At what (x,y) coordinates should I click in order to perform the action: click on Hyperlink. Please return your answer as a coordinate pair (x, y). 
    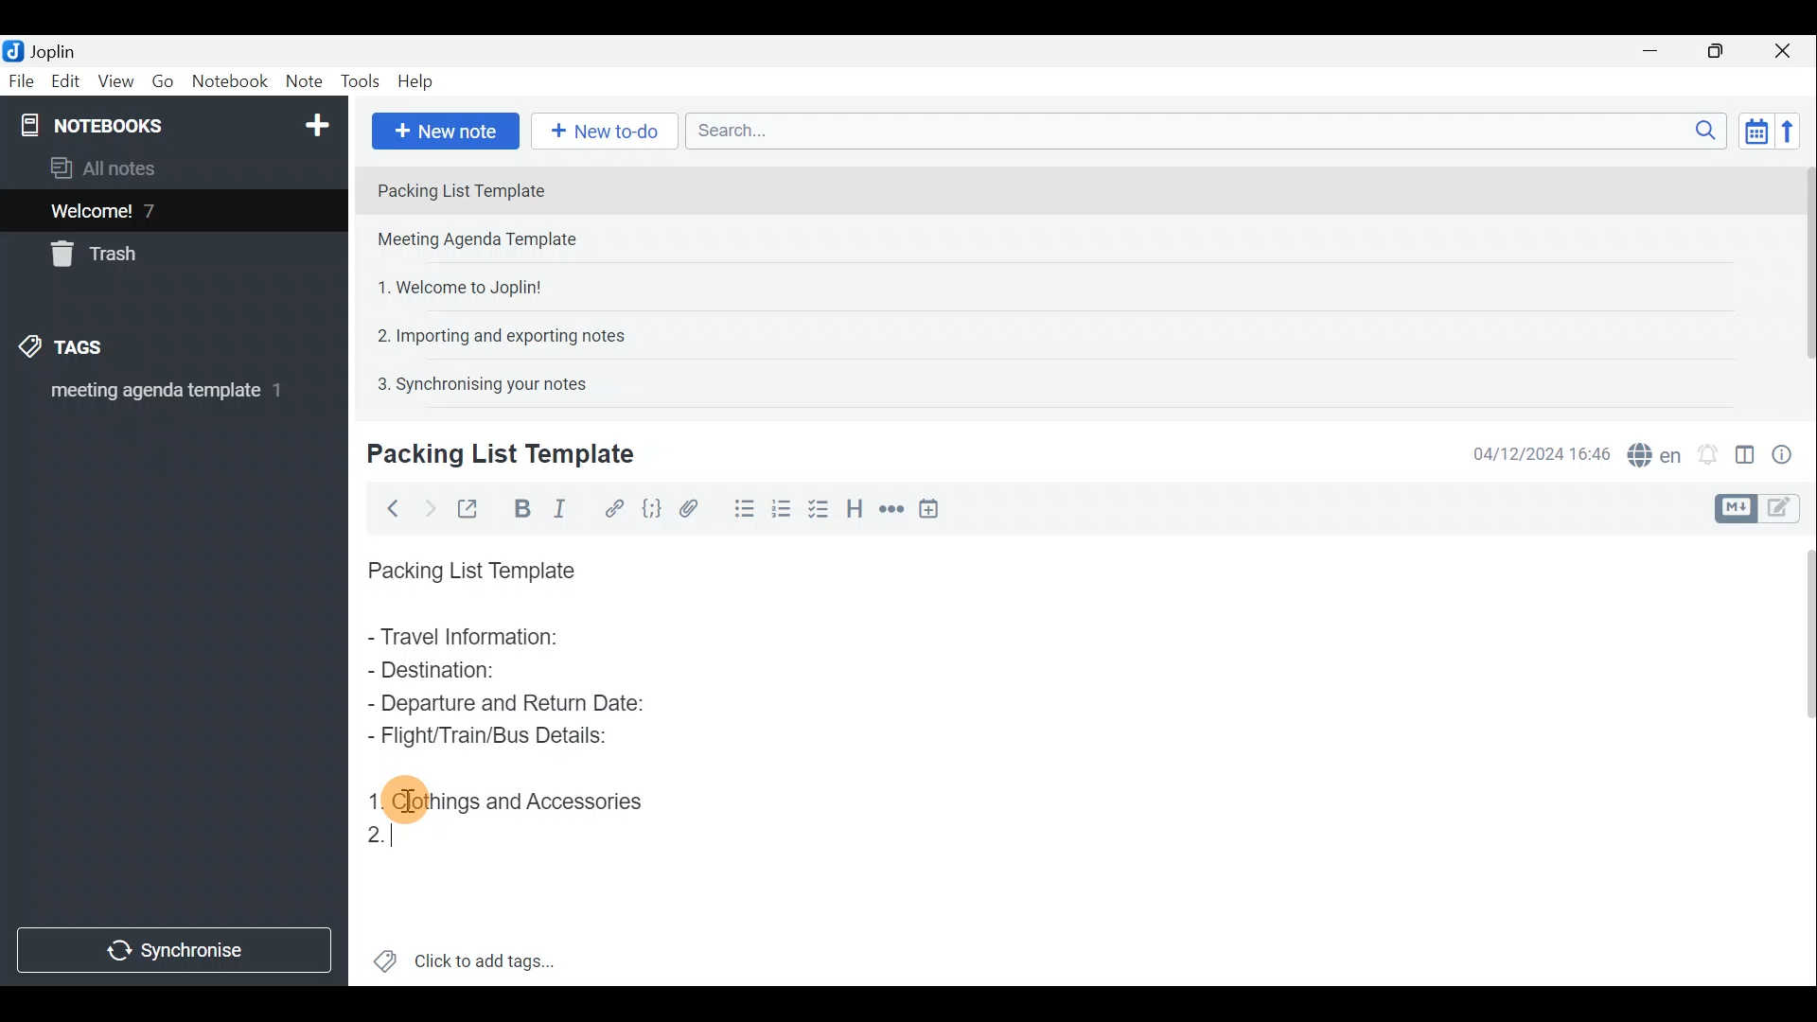
    Looking at the image, I should click on (610, 506).